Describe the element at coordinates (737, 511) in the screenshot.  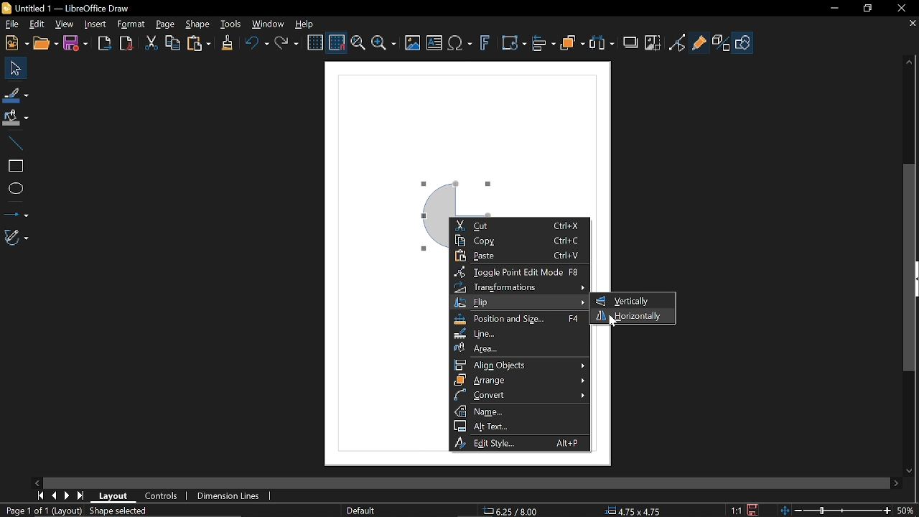
I see `1:1 (Scaling factor)` at that location.